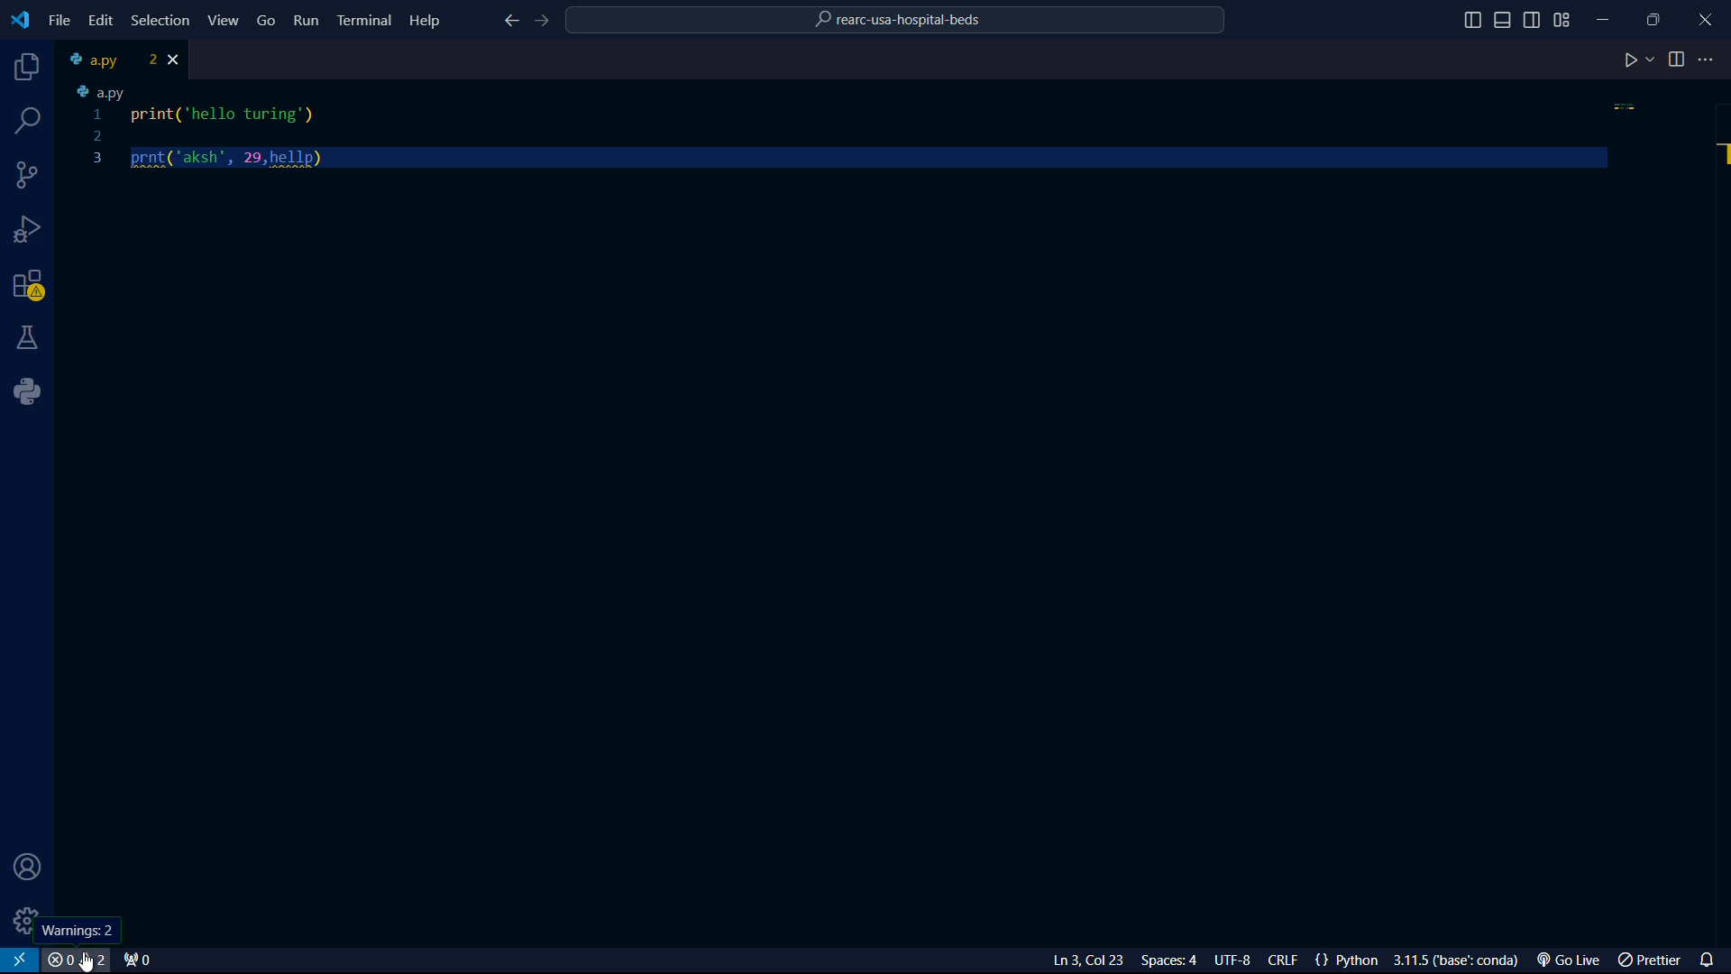 This screenshot has height=974, width=1731. Describe the element at coordinates (60, 21) in the screenshot. I see `file` at that location.